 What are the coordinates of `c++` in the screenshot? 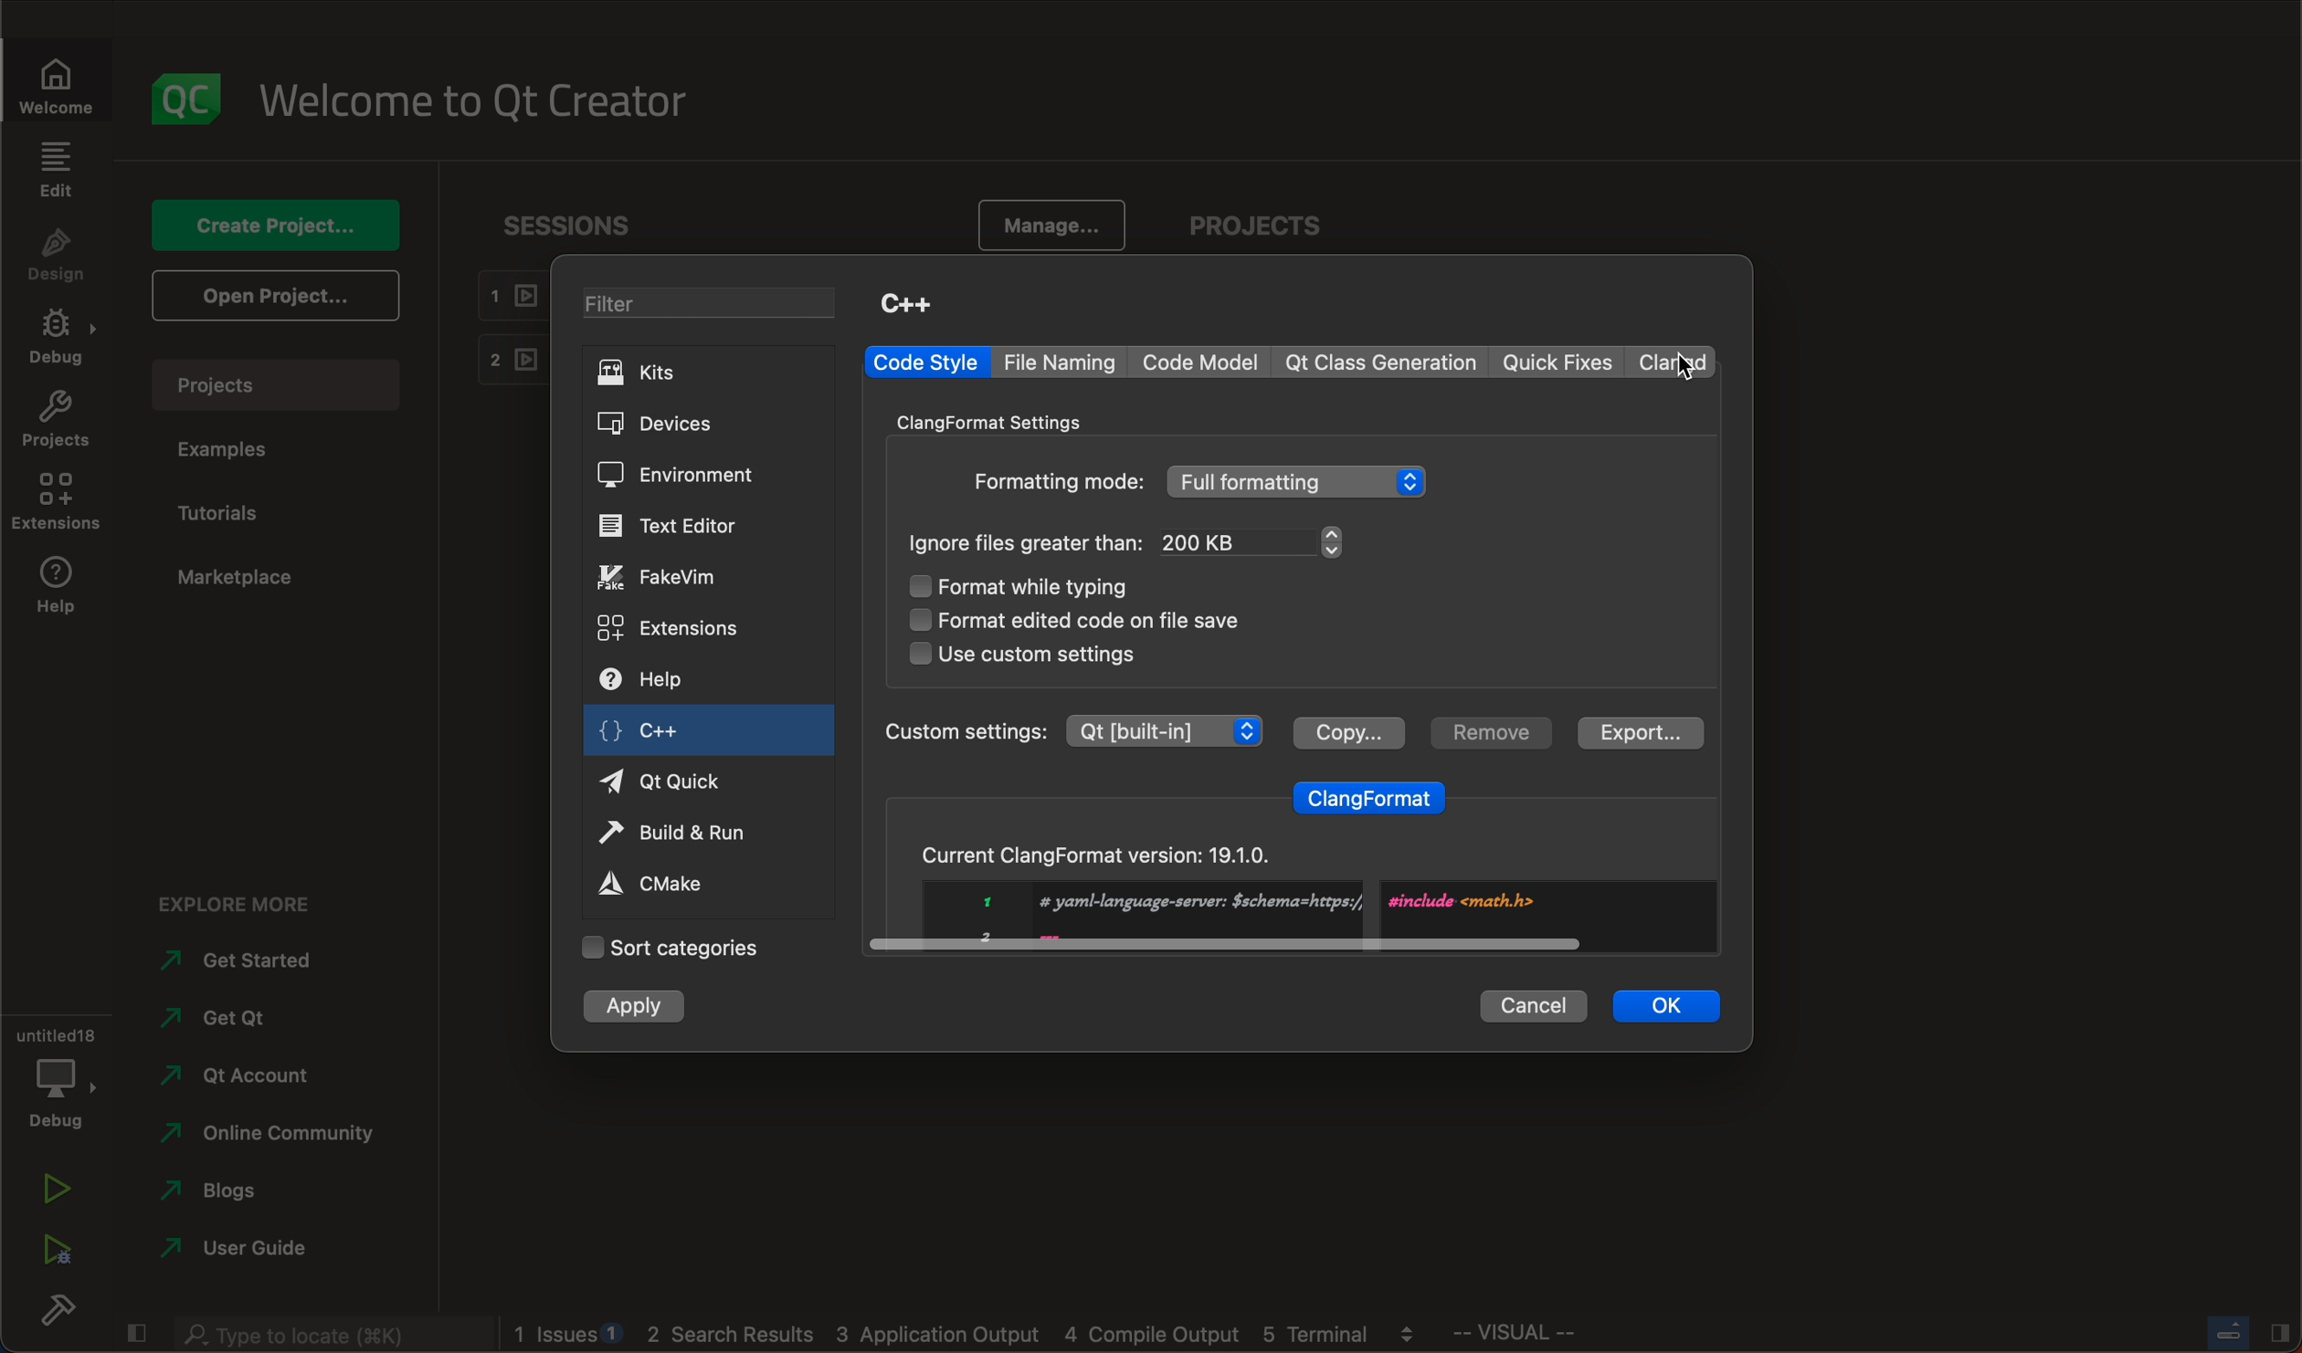 It's located at (705, 729).